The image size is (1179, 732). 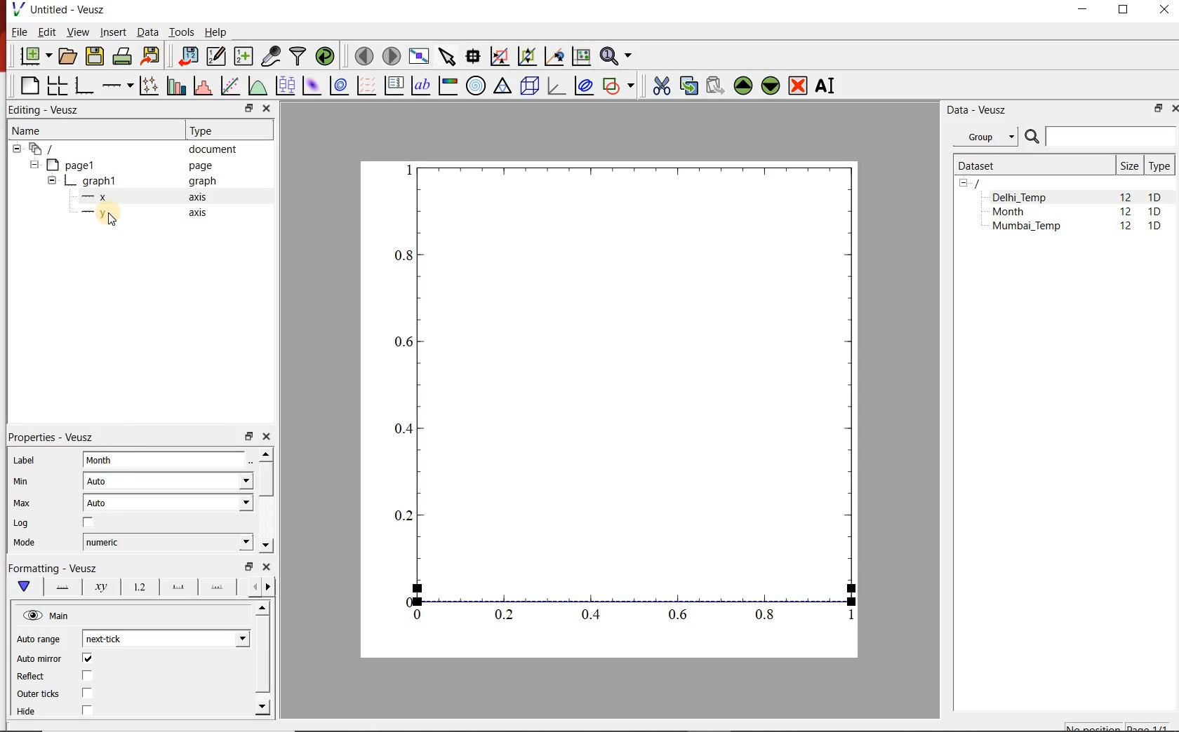 I want to click on 1D, so click(x=1154, y=212).